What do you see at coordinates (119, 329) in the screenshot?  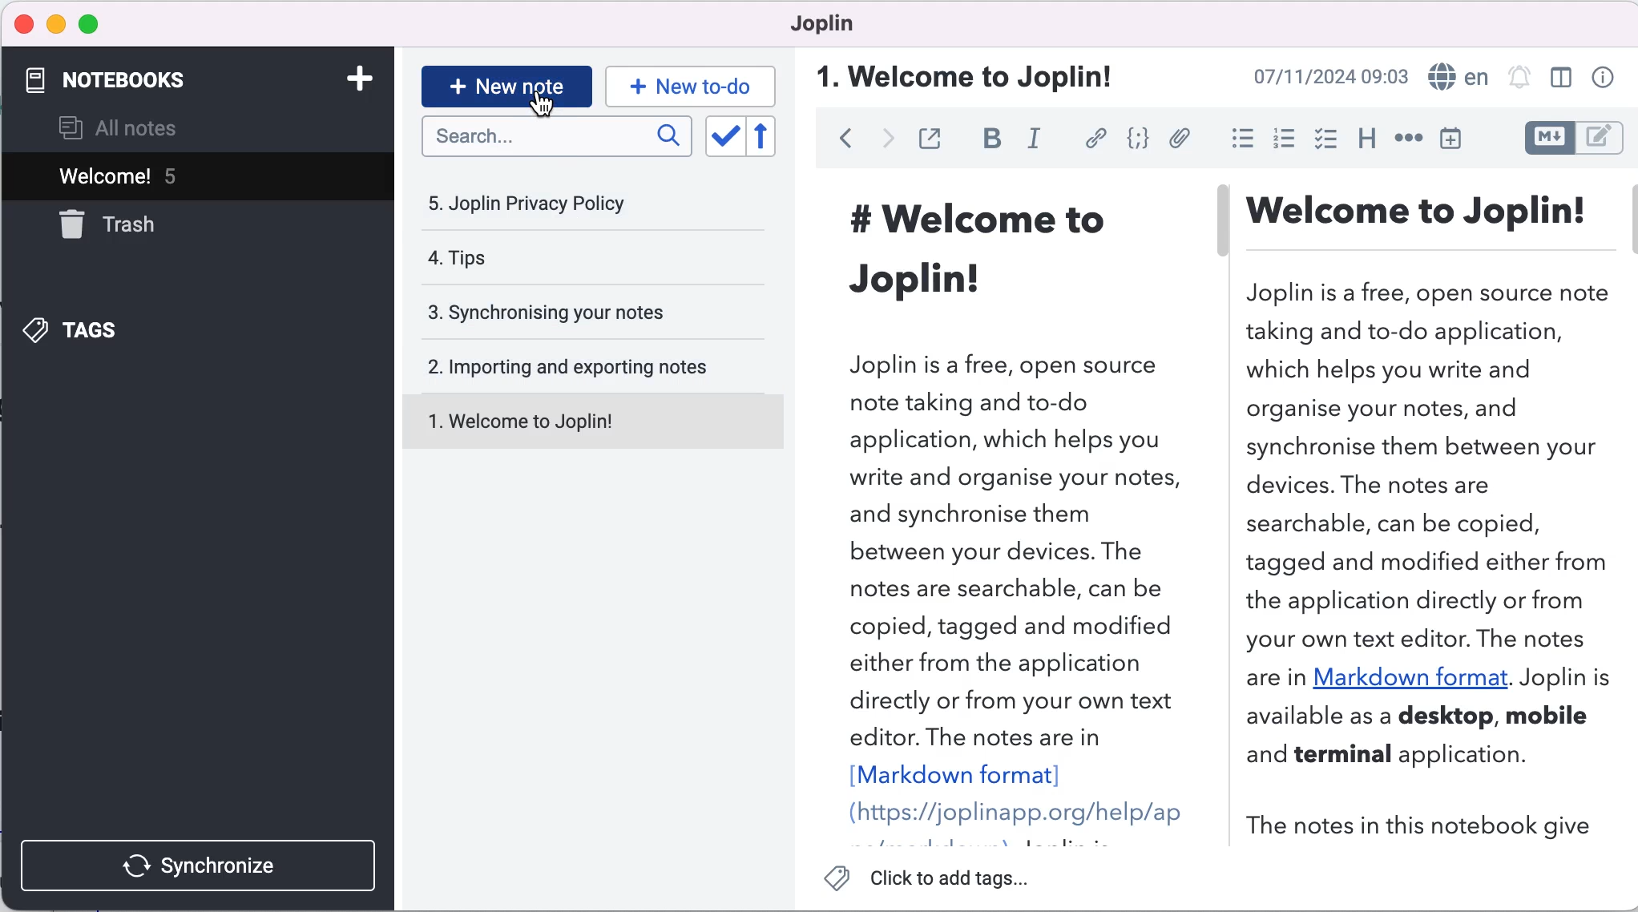 I see `tags` at bounding box center [119, 329].